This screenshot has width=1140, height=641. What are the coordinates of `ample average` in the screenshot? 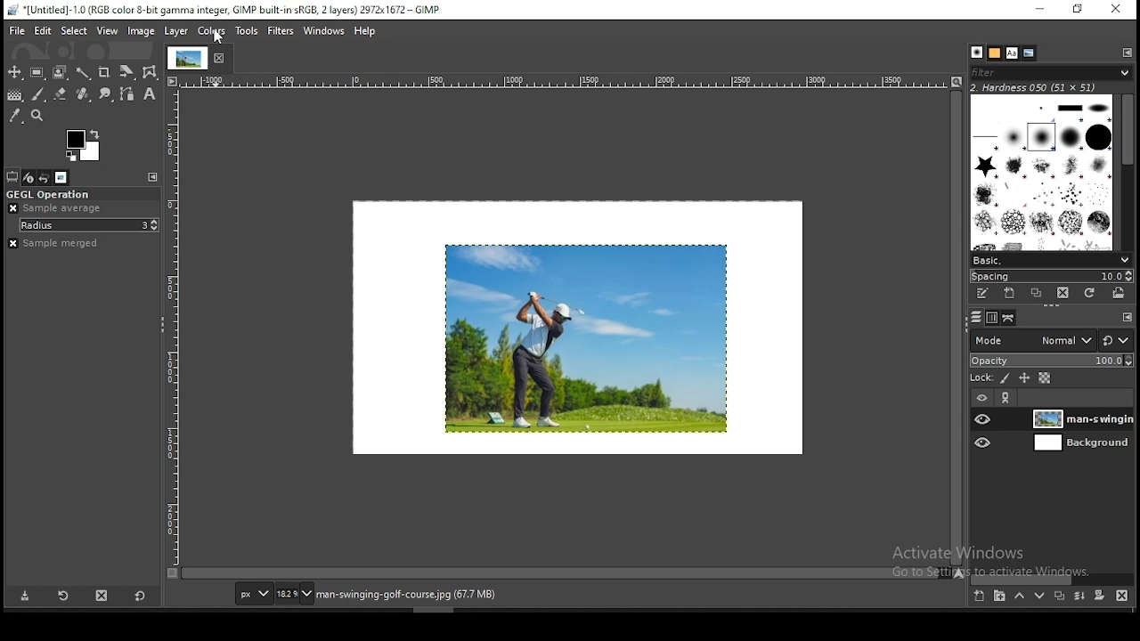 It's located at (56, 207).